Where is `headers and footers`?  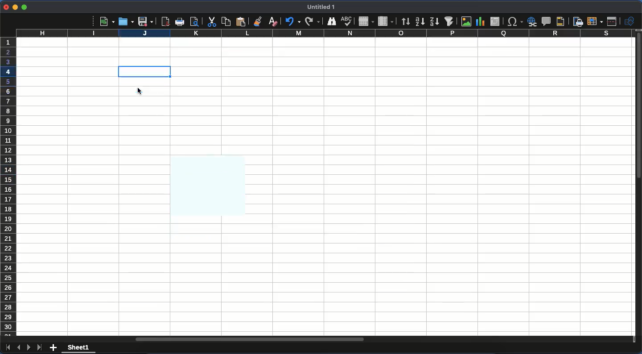
headers and footers is located at coordinates (563, 21).